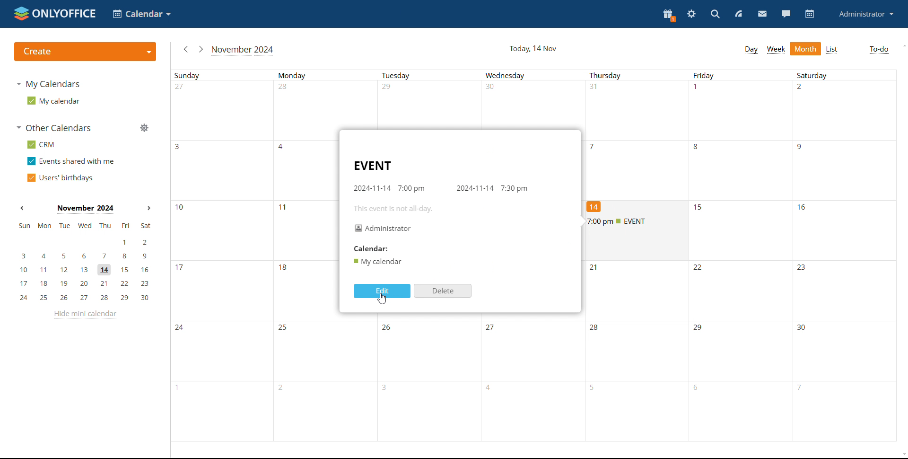  Describe the element at coordinates (244, 51) in the screenshot. I see `current month` at that location.